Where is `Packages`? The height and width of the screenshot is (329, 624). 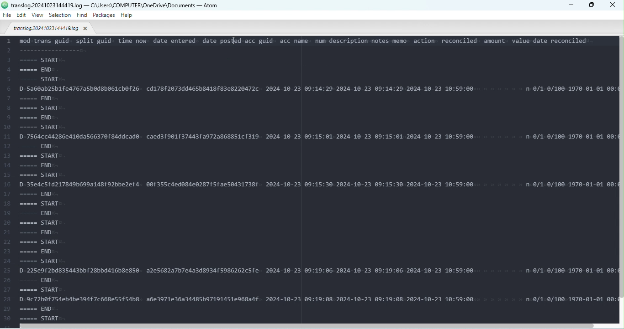
Packages is located at coordinates (105, 15).